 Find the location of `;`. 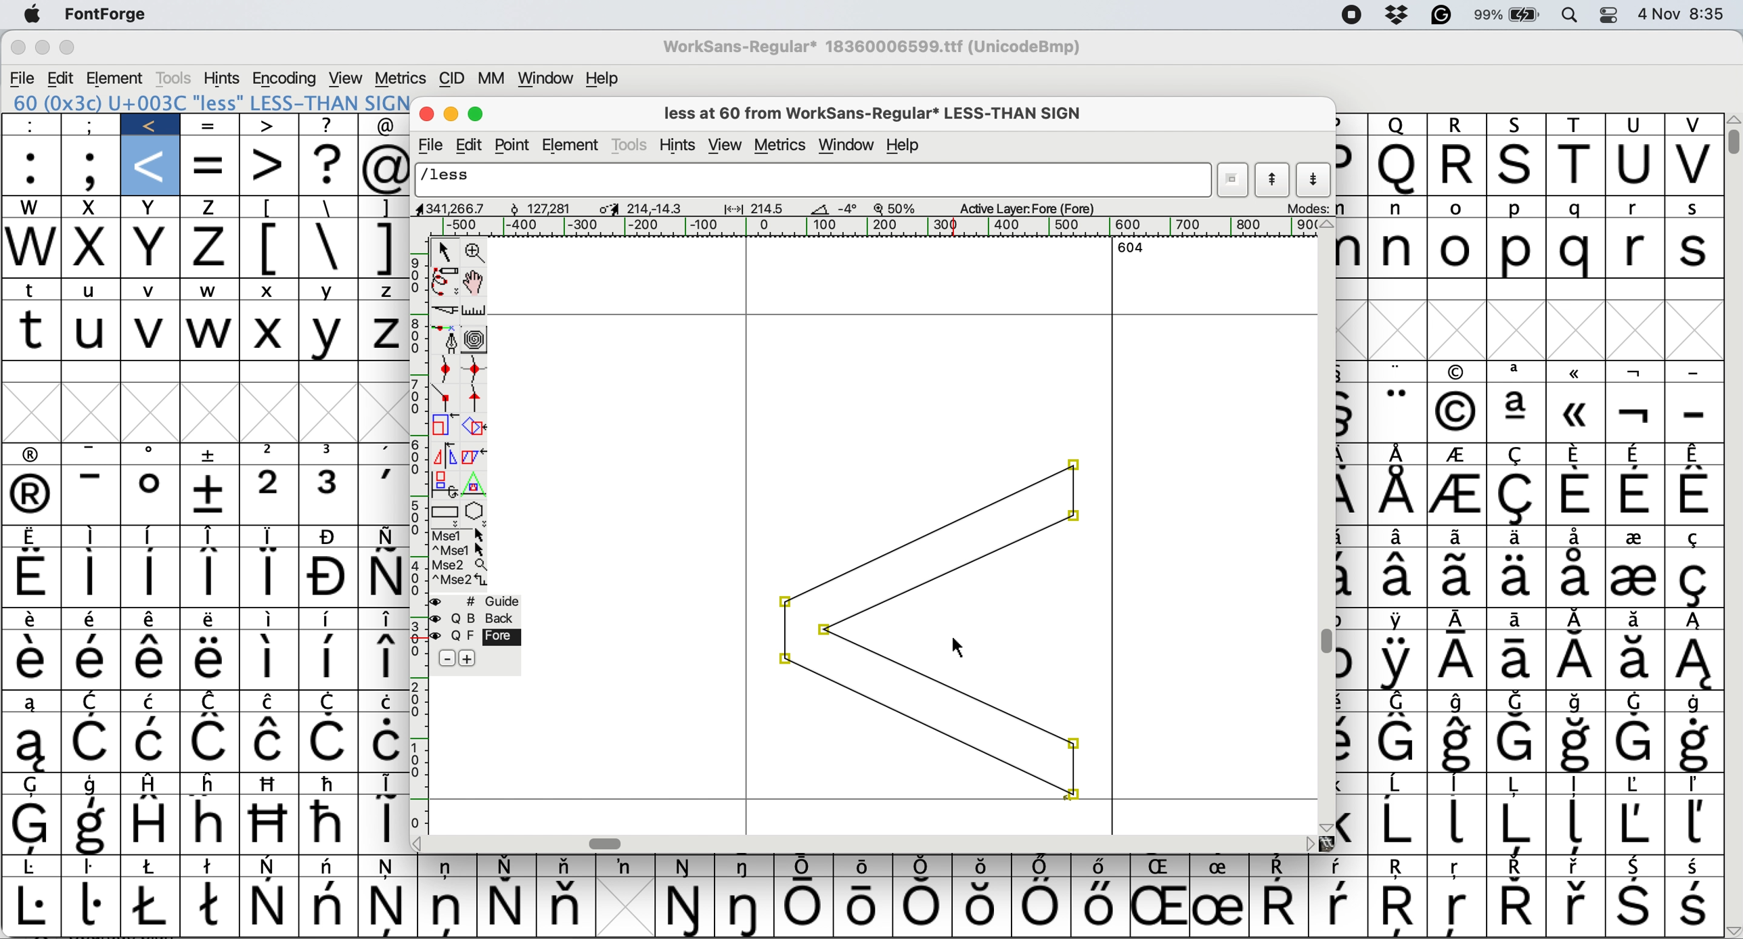

; is located at coordinates (91, 125).